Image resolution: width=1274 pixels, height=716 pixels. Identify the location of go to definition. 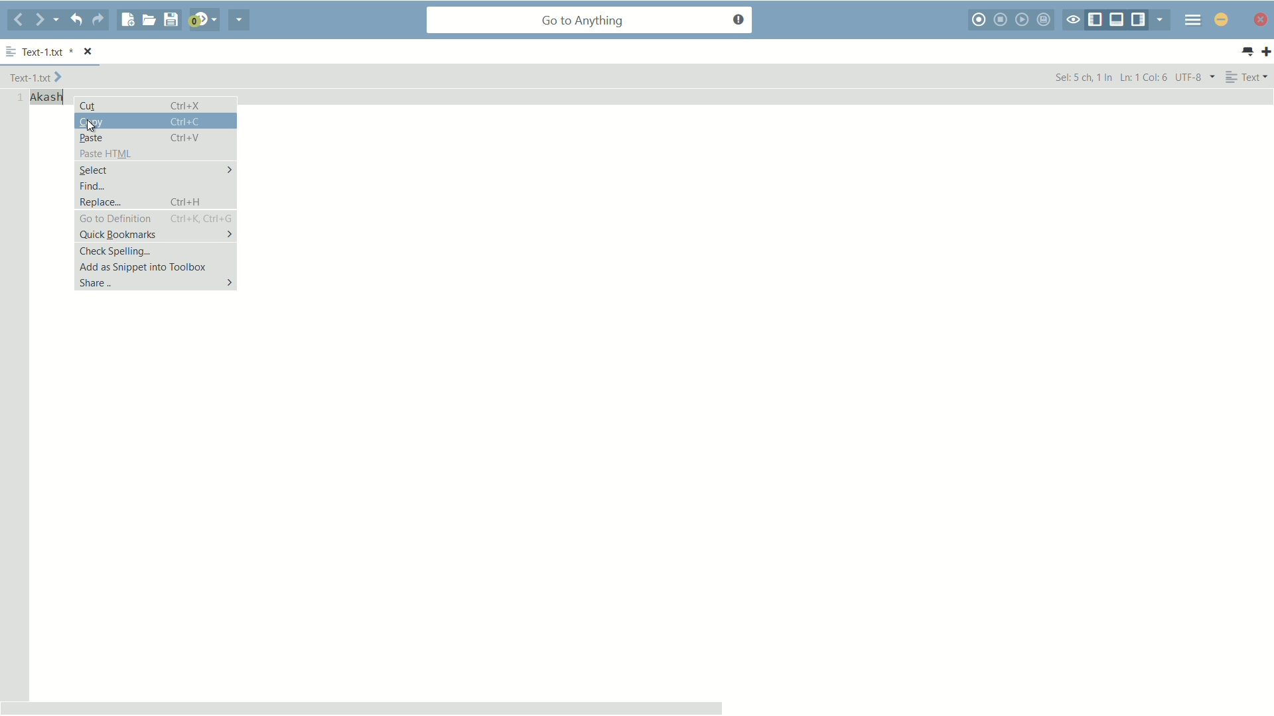
(154, 218).